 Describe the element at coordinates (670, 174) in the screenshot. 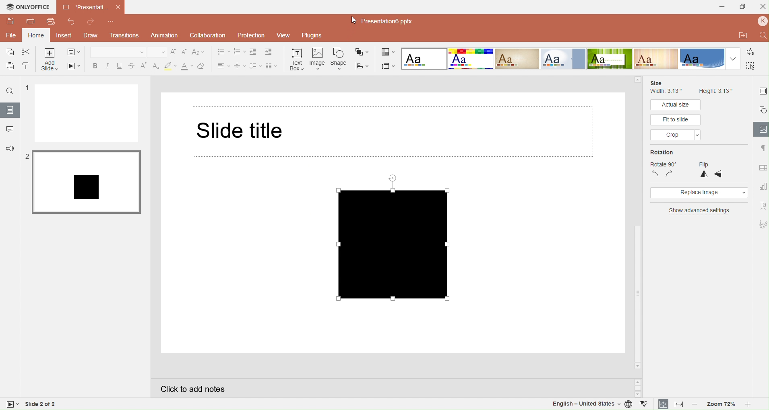

I see `rotate right` at that location.